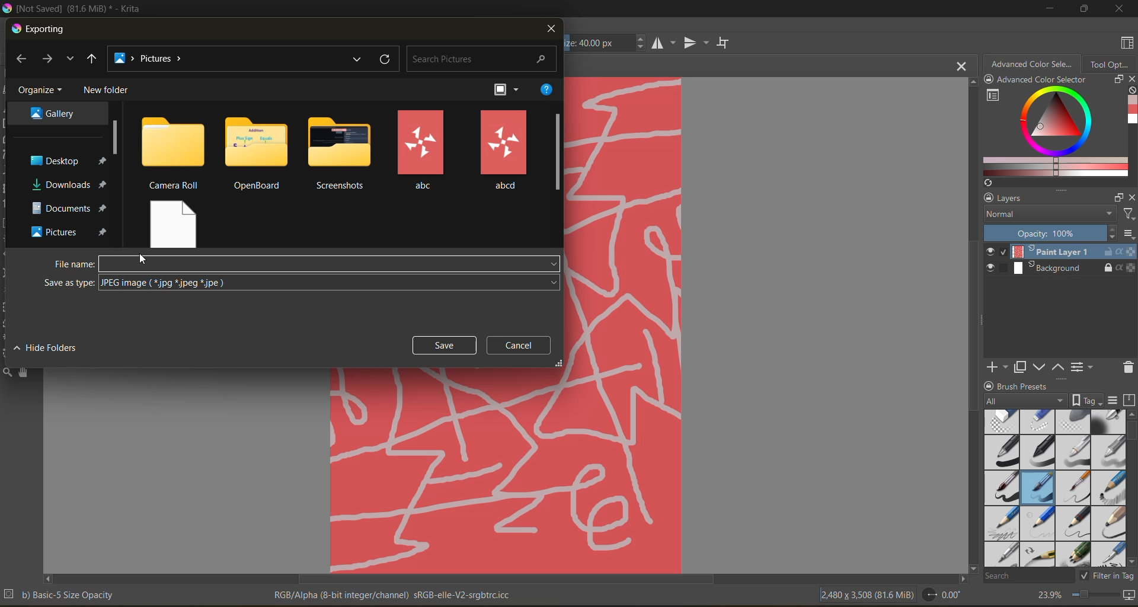 Image resolution: width=1138 pixels, height=607 pixels. Describe the element at coordinates (55, 112) in the screenshot. I see `folder destination` at that location.